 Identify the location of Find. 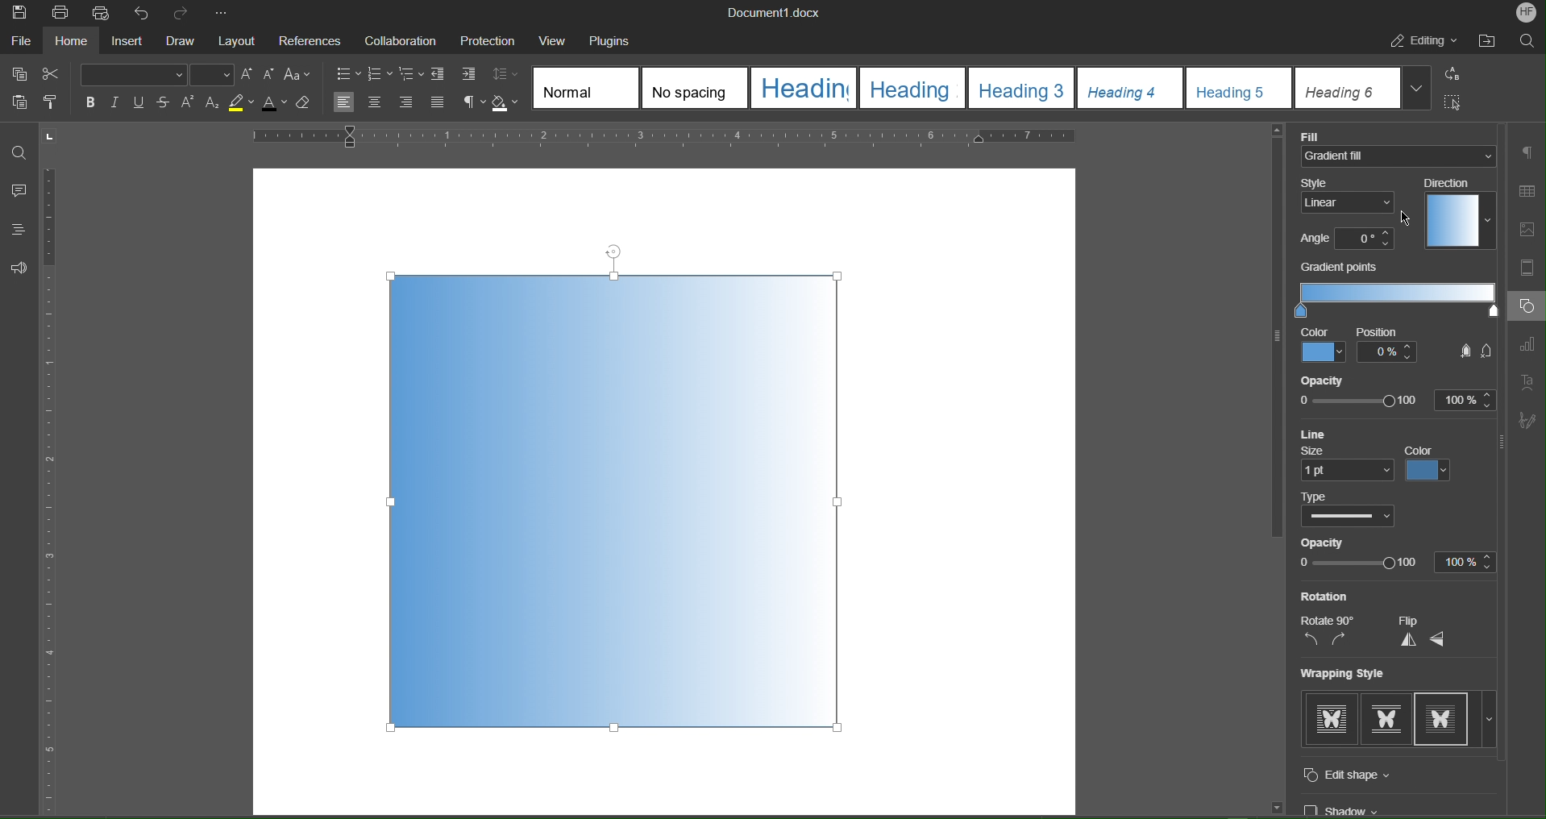
(20, 147).